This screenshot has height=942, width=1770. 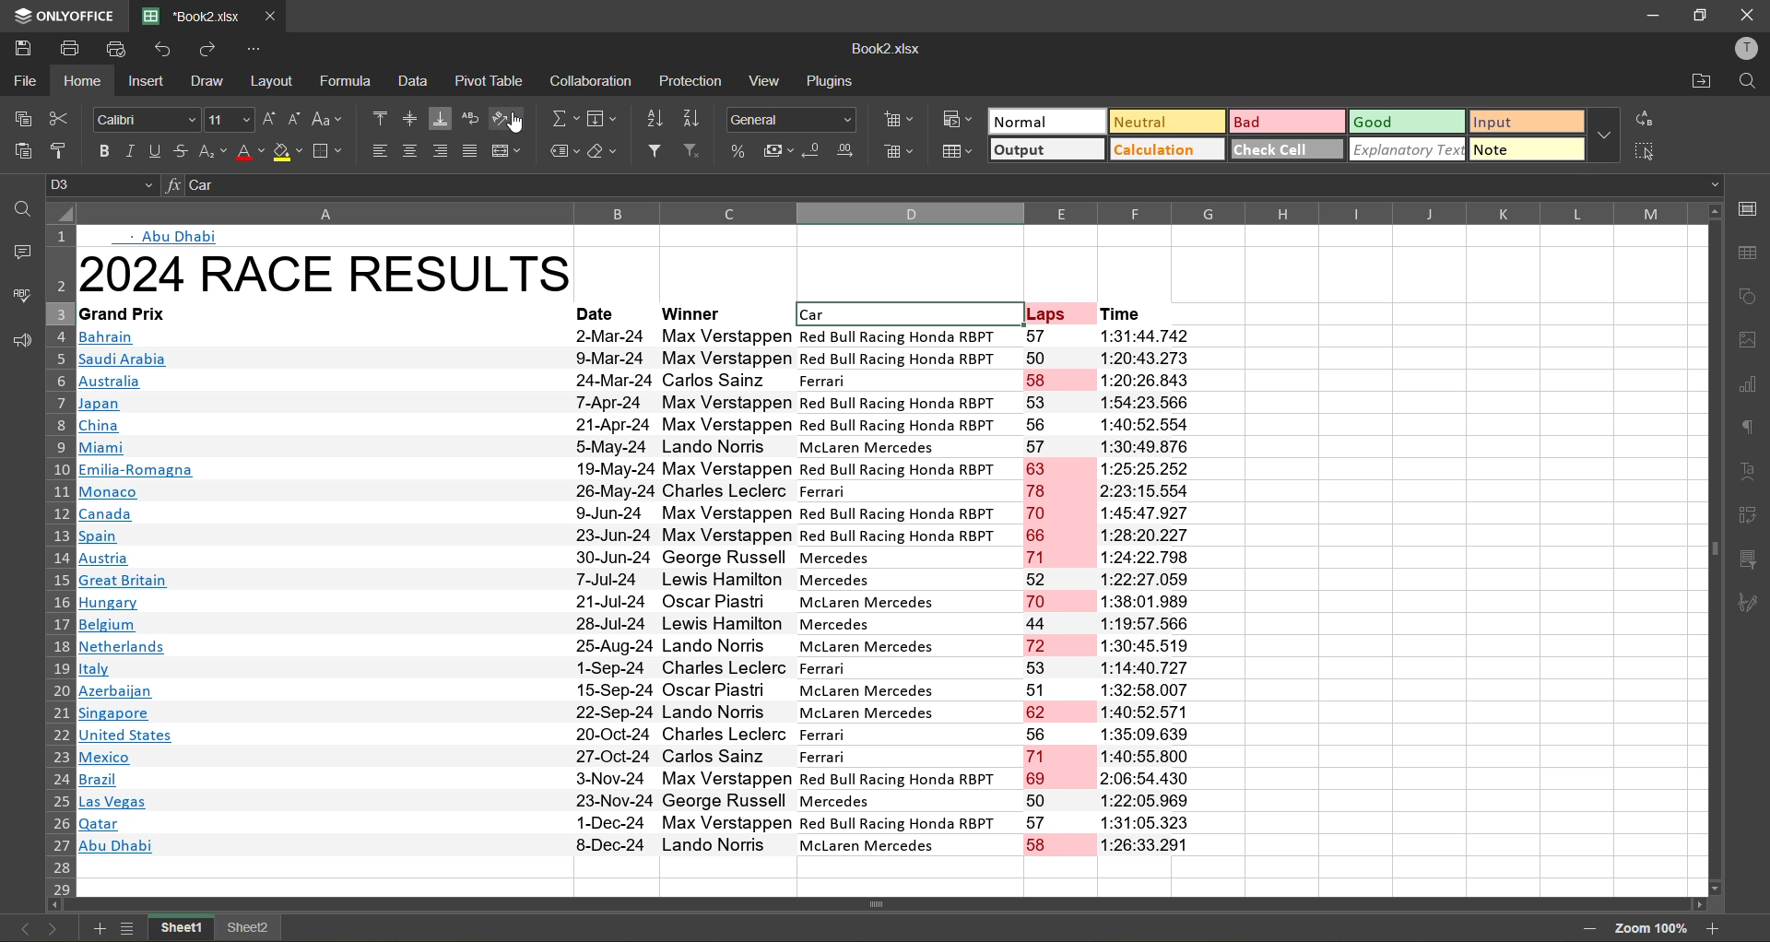 What do you see at coordinates (701, 911) in the screenshot?
I see `Scrollbar` at bounding box center [701, 911].